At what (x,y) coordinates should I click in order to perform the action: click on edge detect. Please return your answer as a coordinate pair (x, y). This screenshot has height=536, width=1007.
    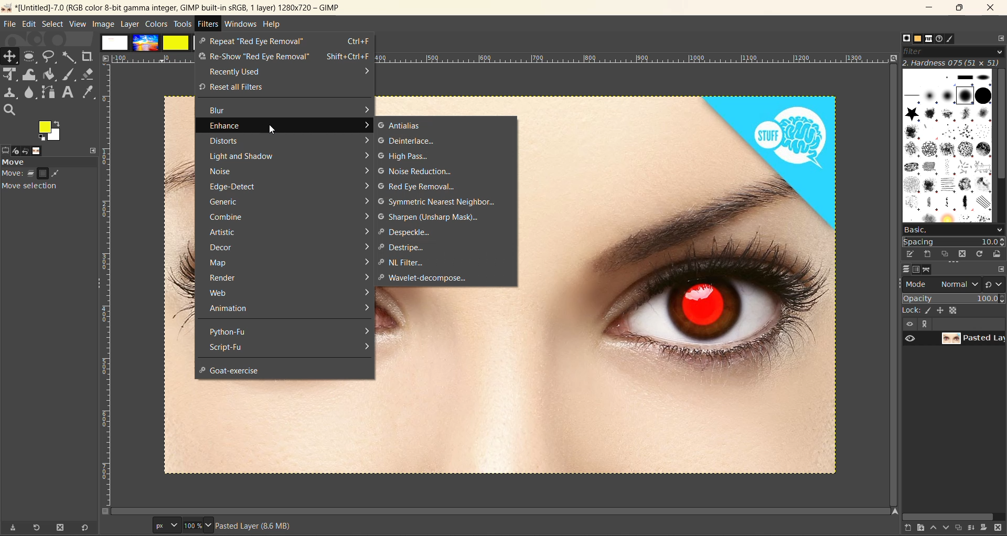
    Looking at the image, I should click on (289, 187).